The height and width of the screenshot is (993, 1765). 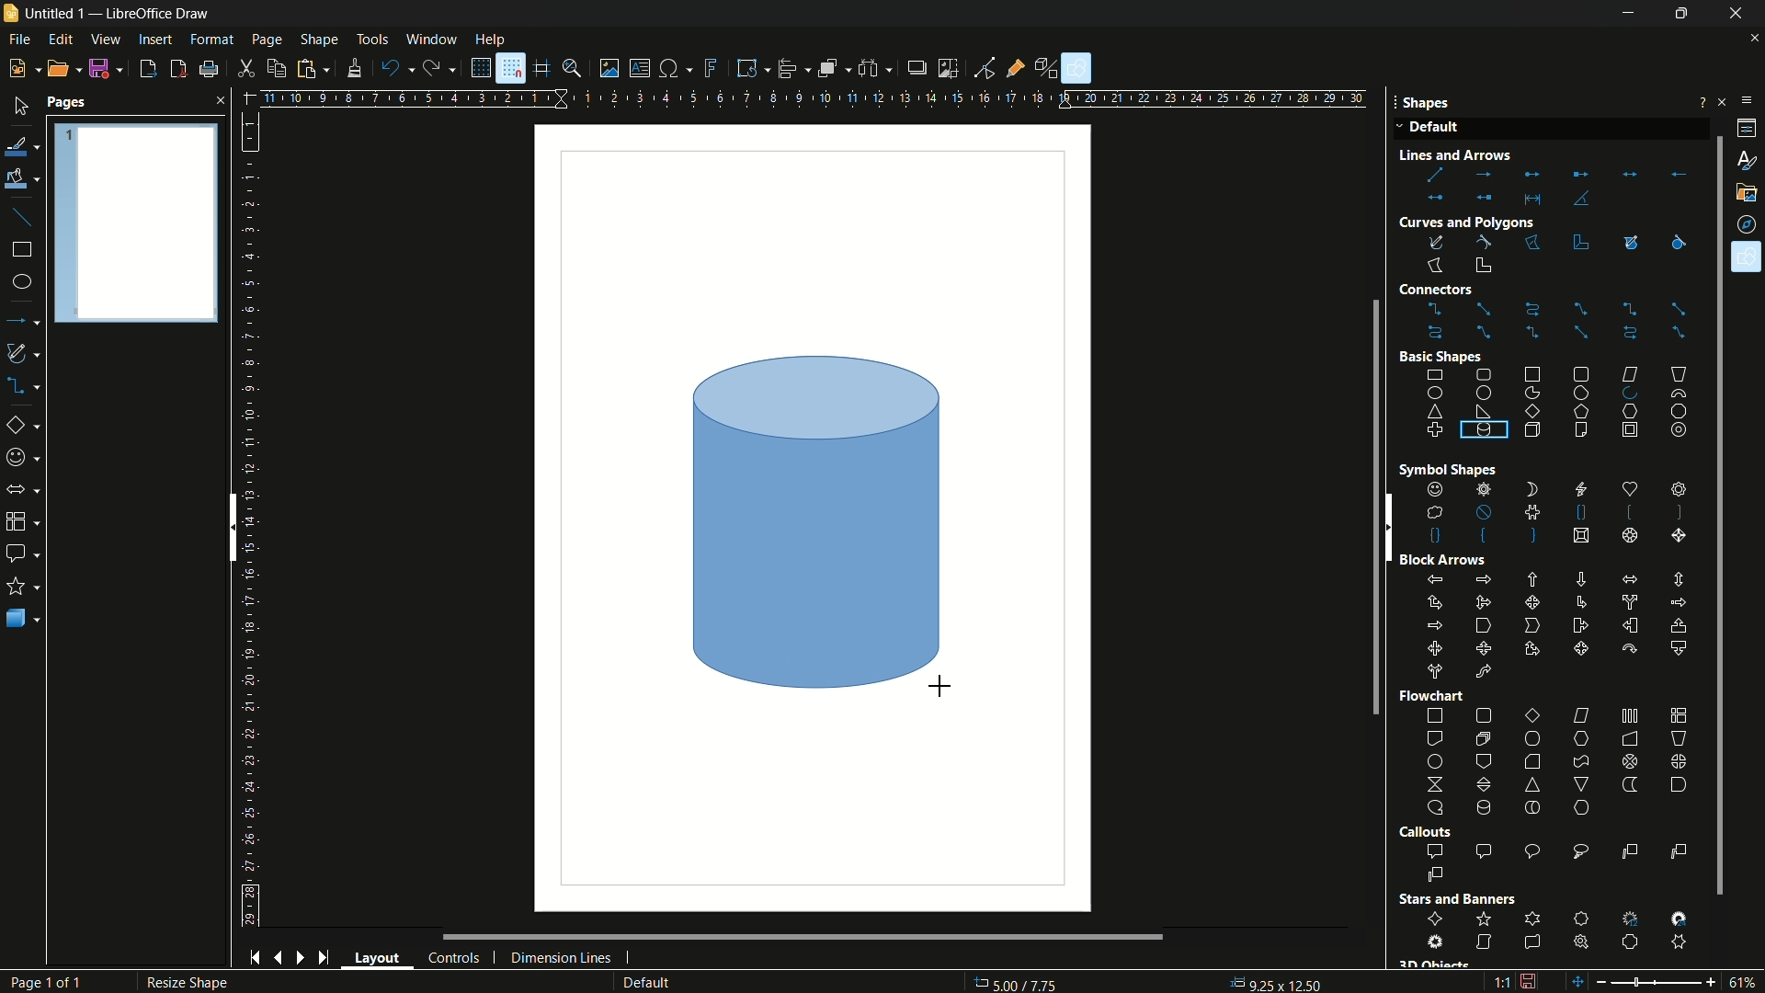 What do you see at coordinates (478, 68) in the screenshot?
I see `display grid` at bounding box center [478, 68].